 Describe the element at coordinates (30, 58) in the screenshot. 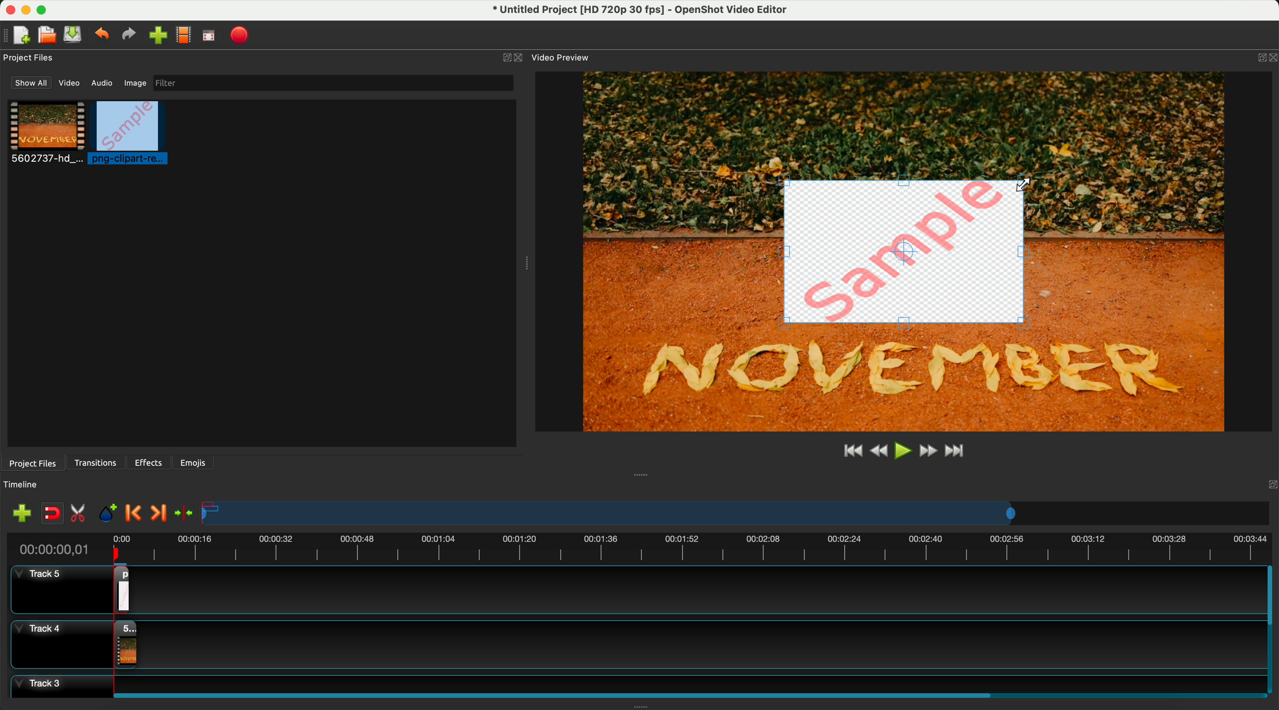

I see `project files` at that location.